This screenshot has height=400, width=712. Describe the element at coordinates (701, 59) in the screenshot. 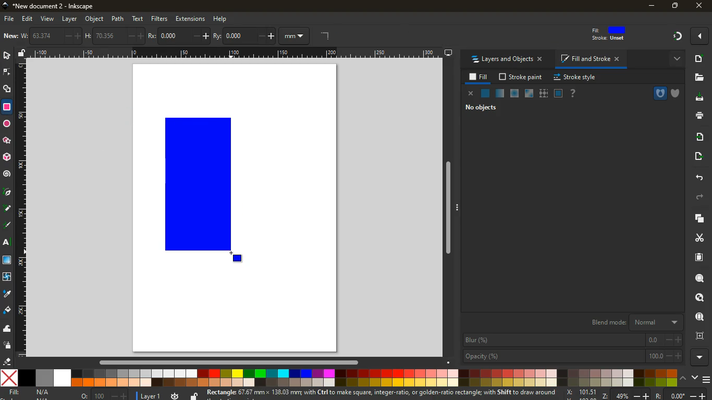

I see `new` at that location.